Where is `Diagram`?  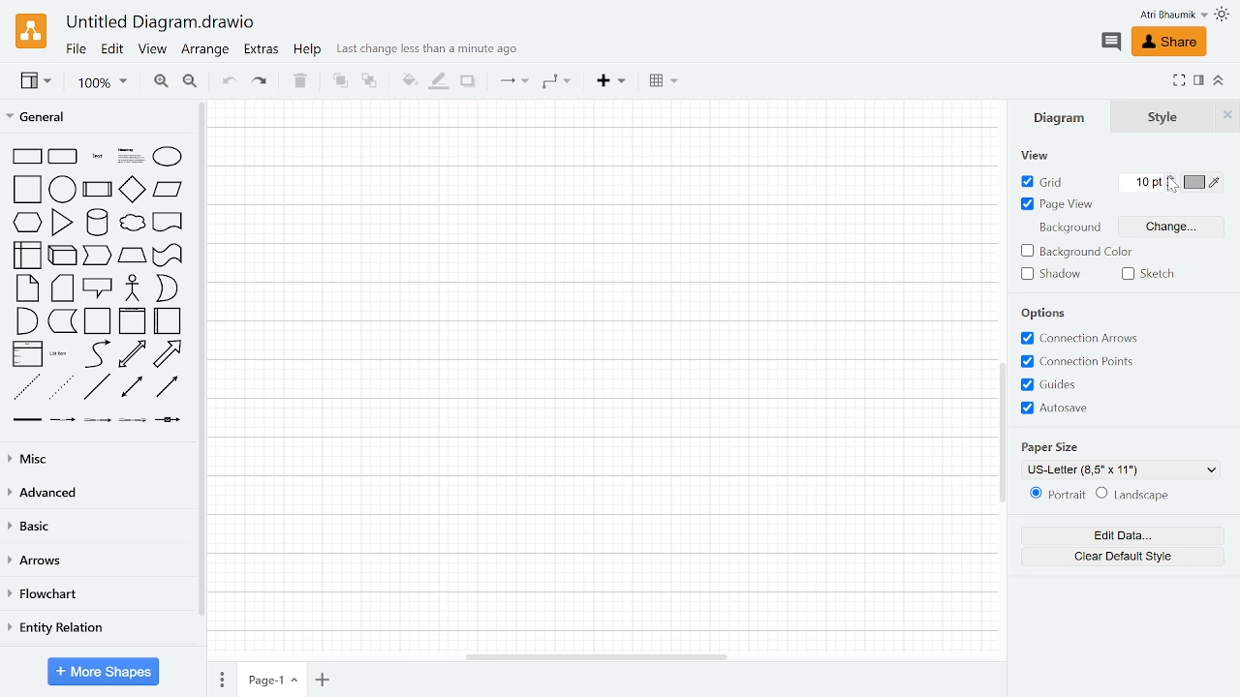
Diagram is located at coordinates (1056, 118).